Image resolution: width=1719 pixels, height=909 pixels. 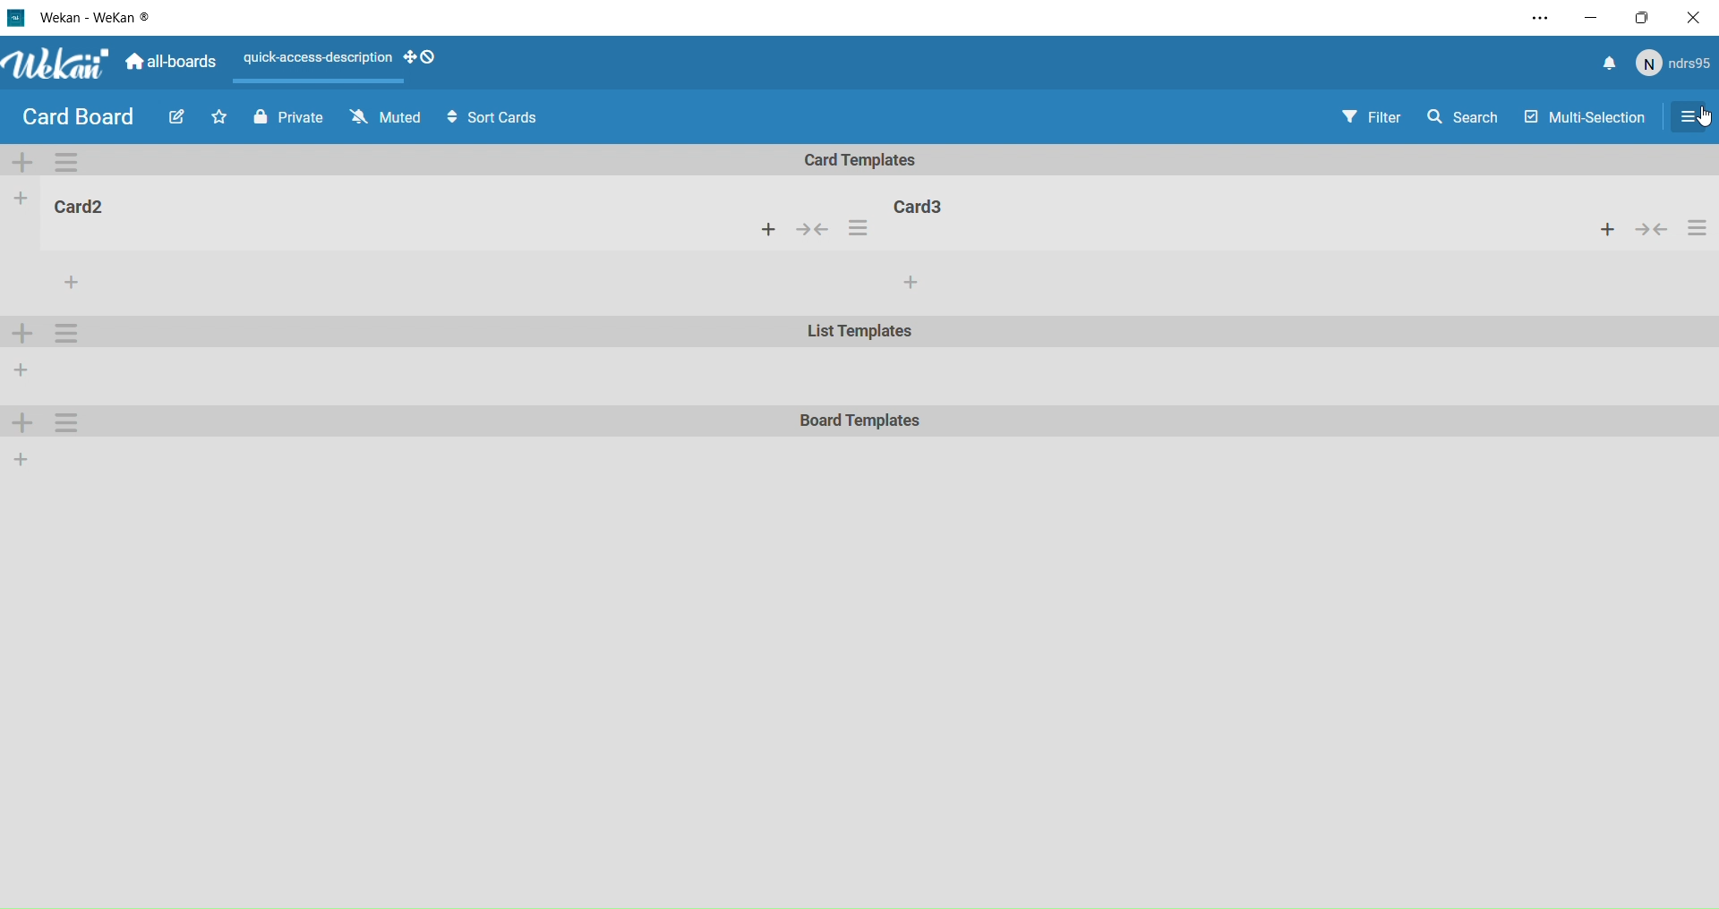 I want to click on Filtrar, so click(x=1373, y=116).